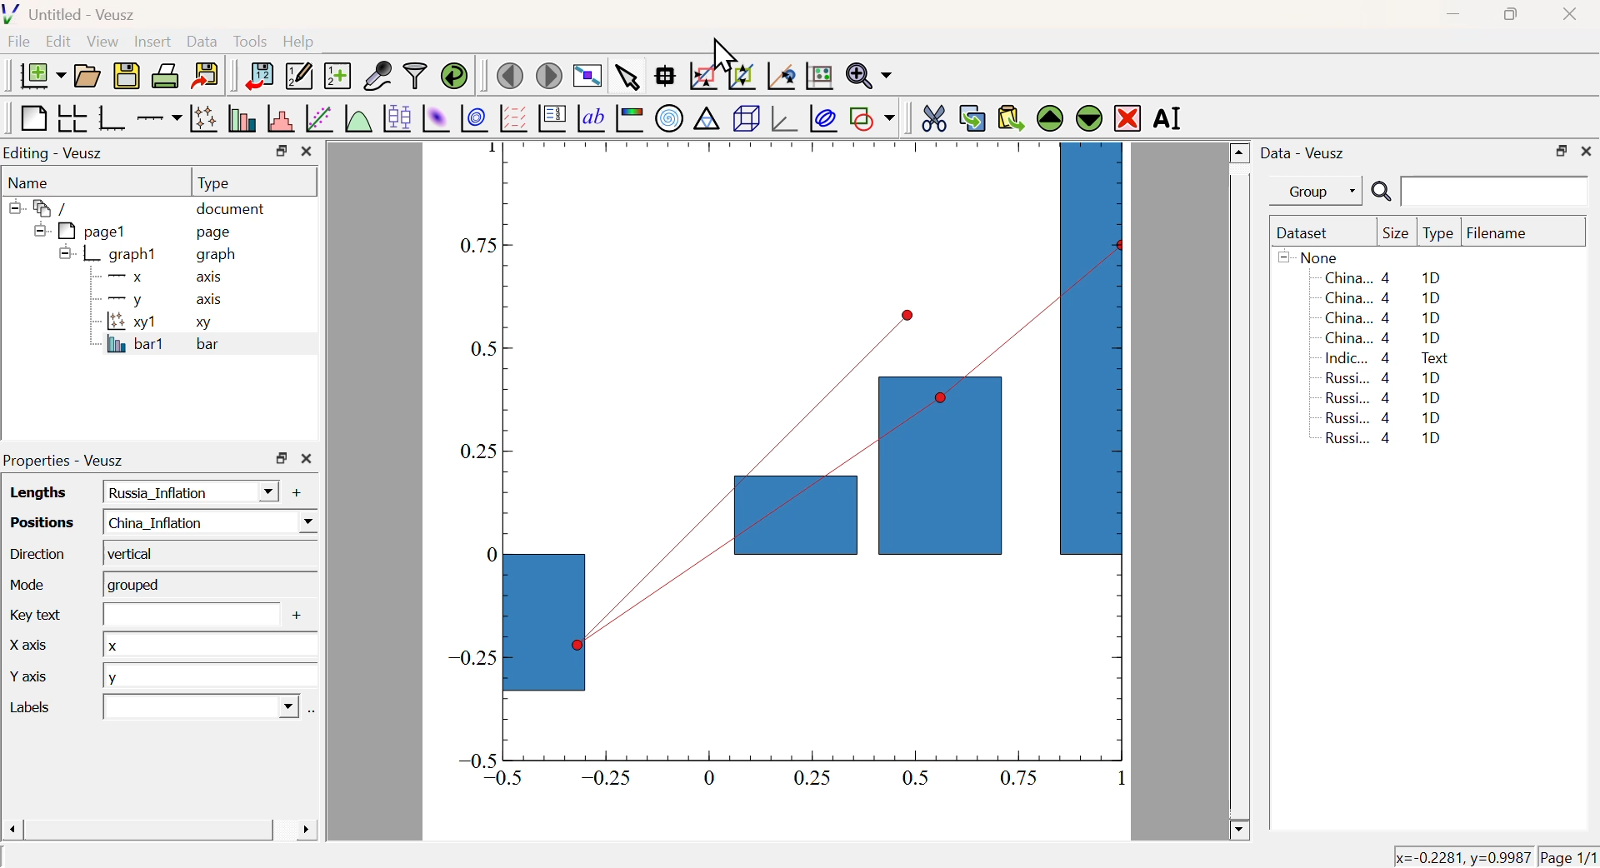 This screenshot has height=868, width=1600. What do you see at coordinates (232, 211) in the screenshot?
I see `document` at bounding box center [232, 211].